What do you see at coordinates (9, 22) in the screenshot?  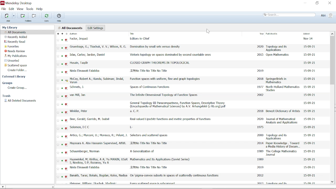 I see `Add` at bounding box center [9, 22].